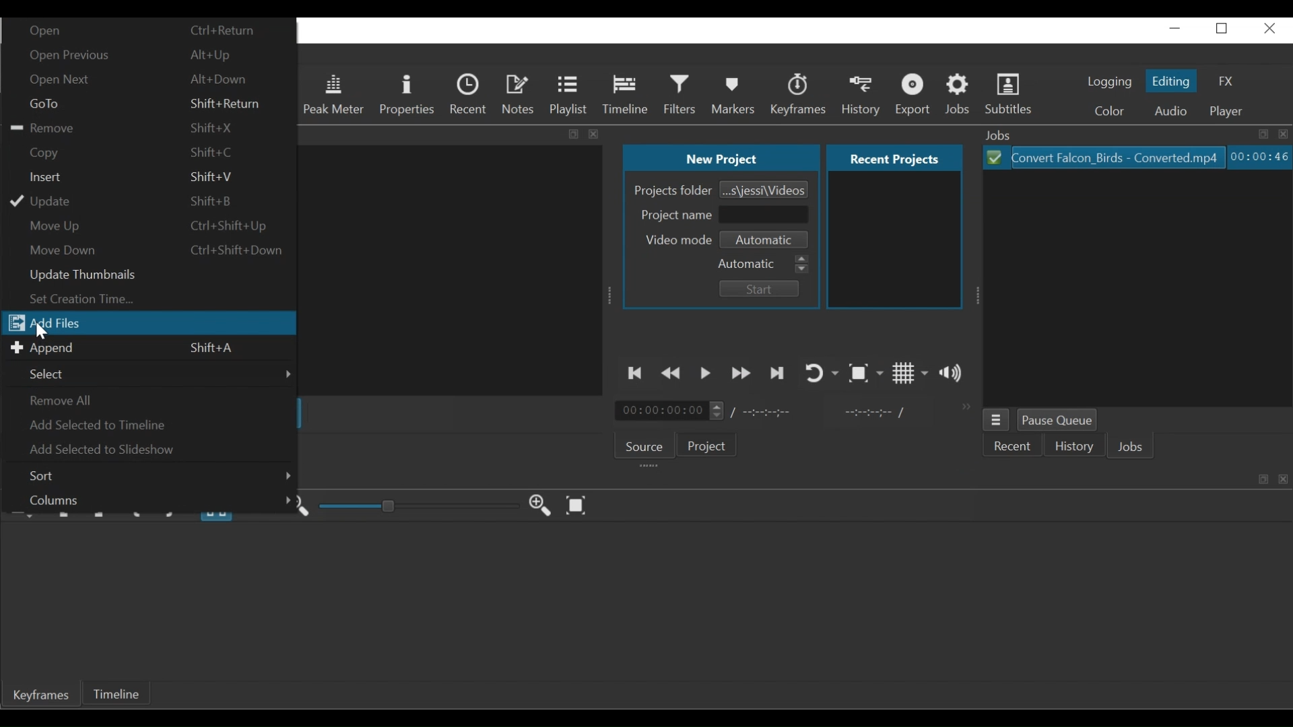  What do you see at coordinates (628, 94) in the screenshot?
I see `Timeline` at bounding box center [628, 94].